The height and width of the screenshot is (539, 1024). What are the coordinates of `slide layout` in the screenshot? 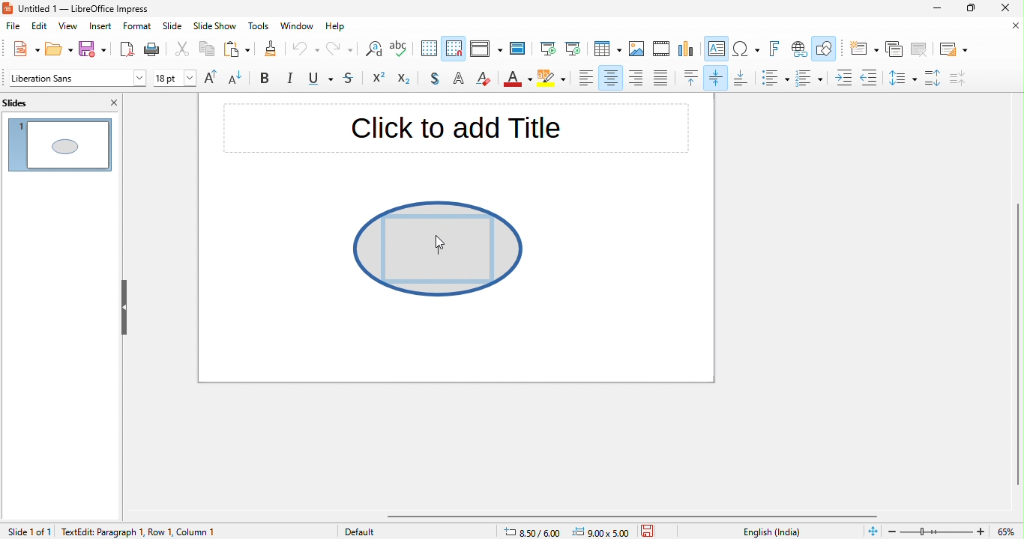 It's located at (951, 48).